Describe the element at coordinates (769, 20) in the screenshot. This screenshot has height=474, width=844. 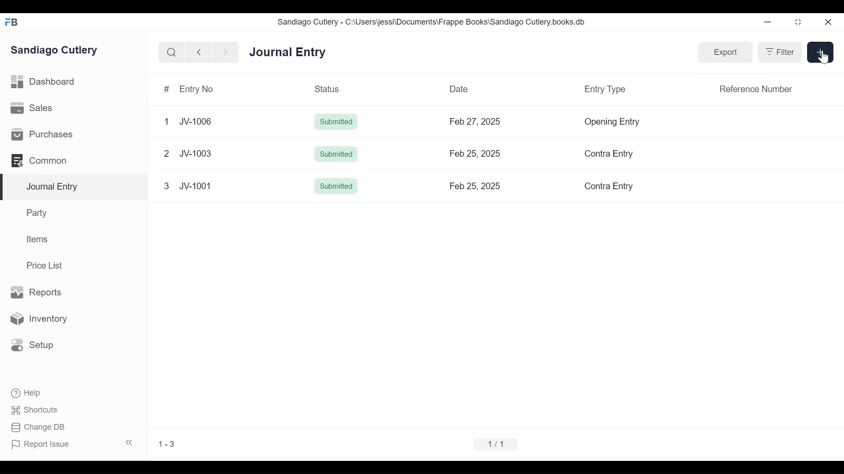
I see `minimize` at that location.